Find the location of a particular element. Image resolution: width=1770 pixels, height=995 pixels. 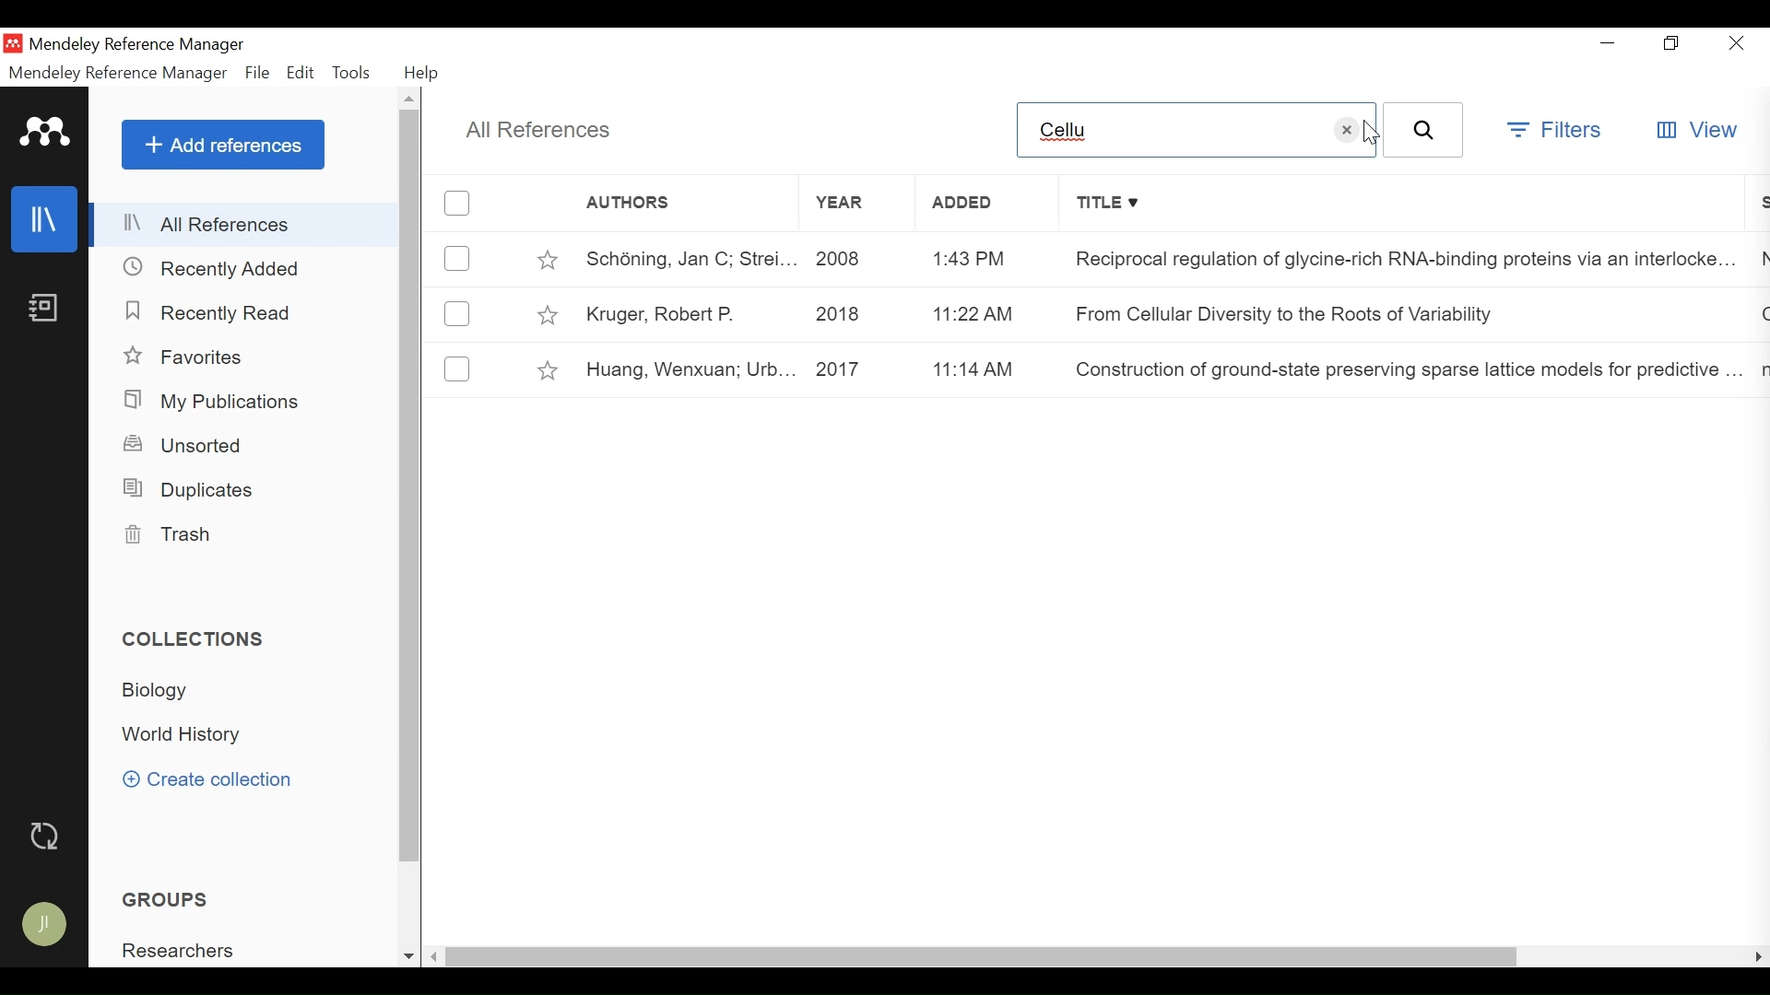

Search Bar is located at coordinates (1170, 129).